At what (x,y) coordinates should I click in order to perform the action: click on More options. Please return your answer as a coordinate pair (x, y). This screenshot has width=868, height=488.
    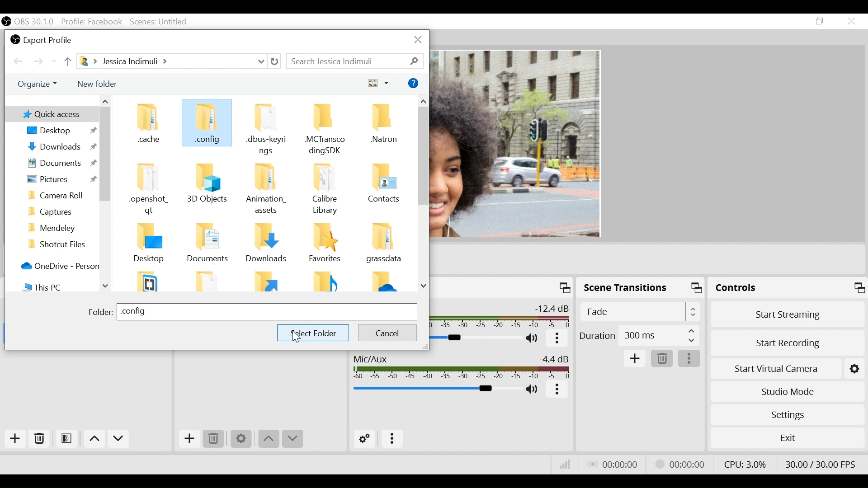
    Looking at the image, I should click on (558, 339).